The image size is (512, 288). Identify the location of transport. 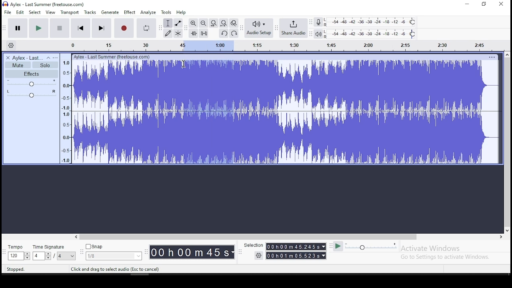
(69, 12).